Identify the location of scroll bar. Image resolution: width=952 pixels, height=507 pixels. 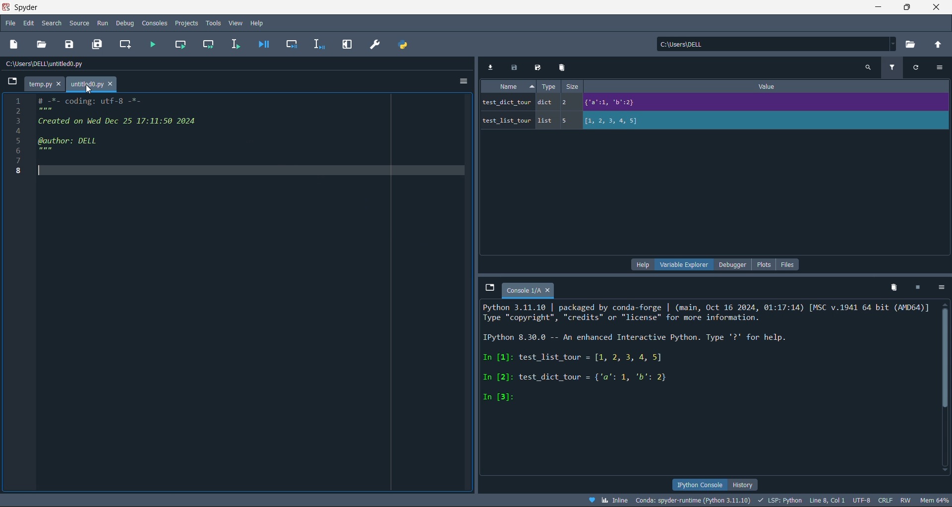
(946, 383).